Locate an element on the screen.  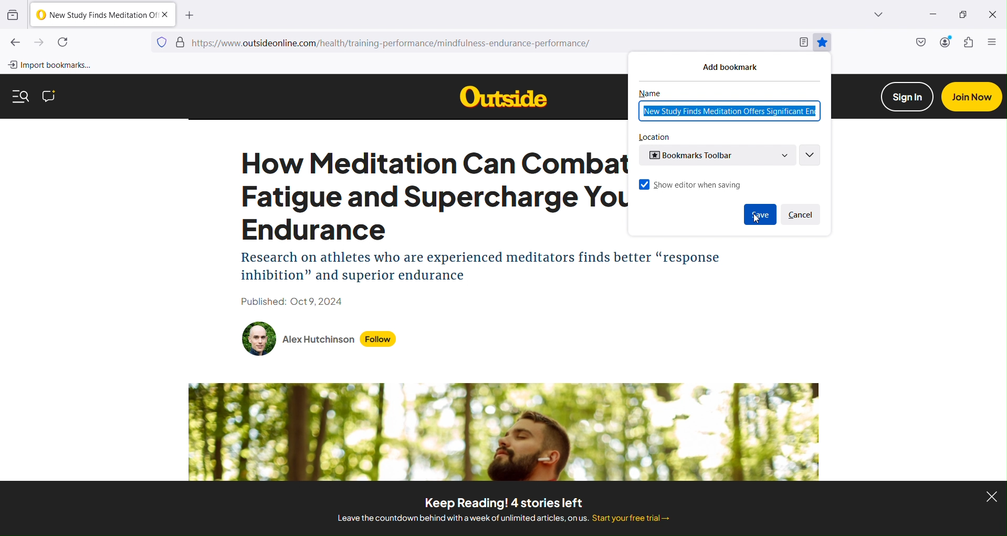
Location is located at coordinates (655, 137).